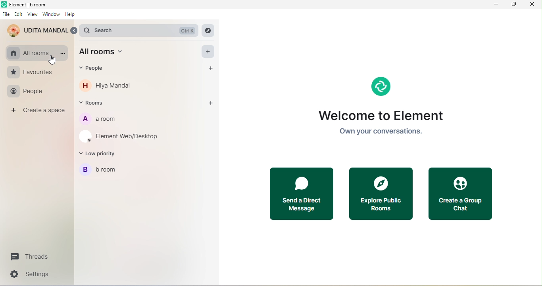 The height and width of the screenshot is (286, 542). Describe the element at coordinates (4, 4) in the screenshot. I see `element logo ` at that location.